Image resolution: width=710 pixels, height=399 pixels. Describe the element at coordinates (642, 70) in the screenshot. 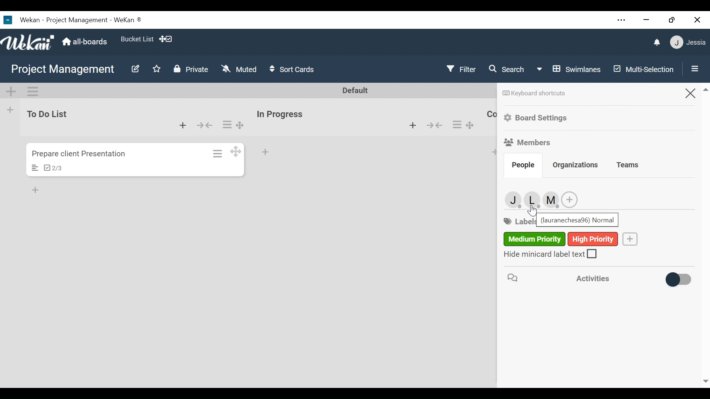

I see `multi selection` at that location.